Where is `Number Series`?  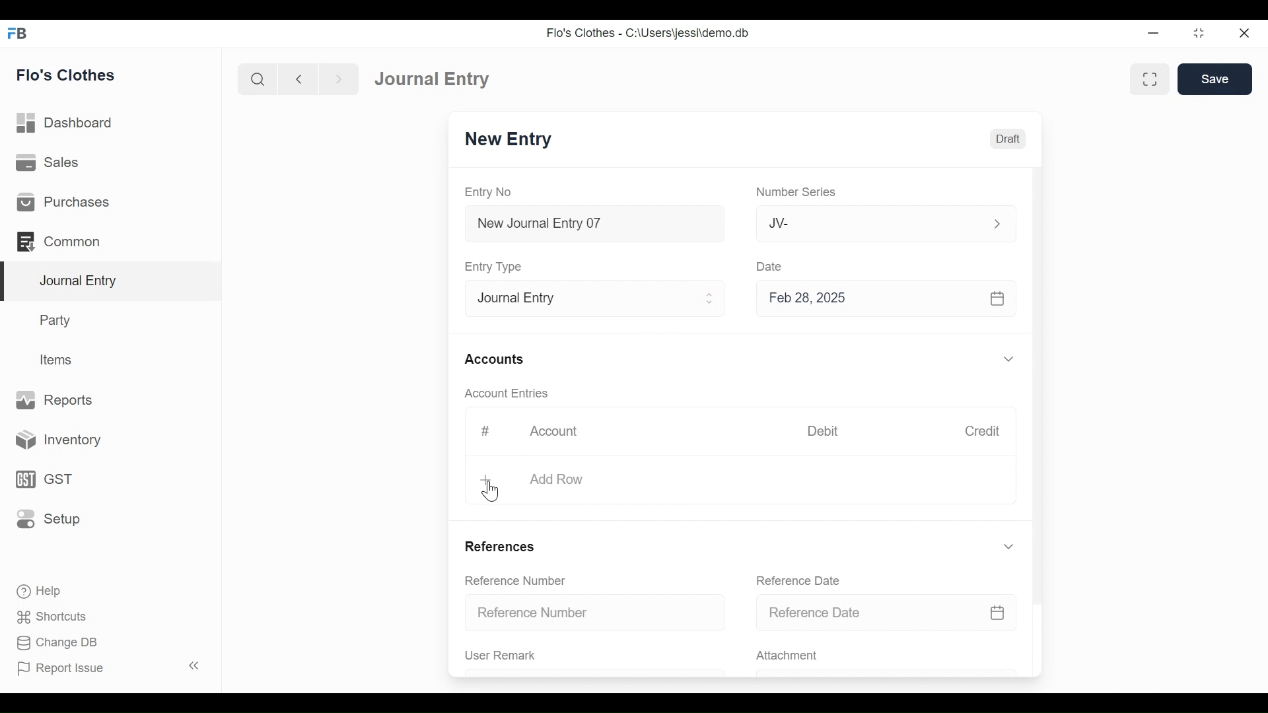 Number Series is located at coordinates (797, 192).